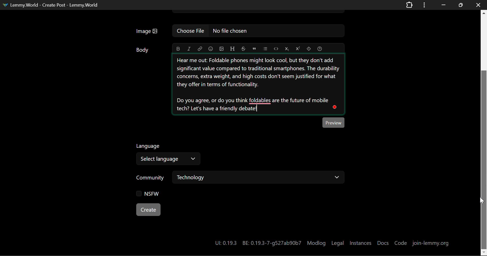 The width and height of the screenshot is (487, 256). I want to click on quote, so click(254, 48).